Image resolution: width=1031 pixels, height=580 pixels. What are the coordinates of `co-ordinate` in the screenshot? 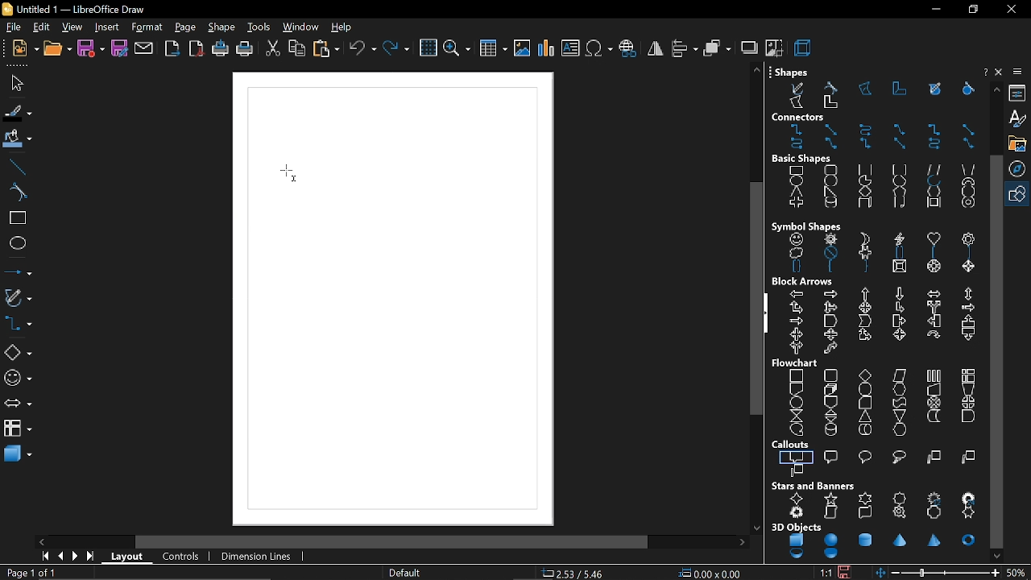 It's located at (578, 574).